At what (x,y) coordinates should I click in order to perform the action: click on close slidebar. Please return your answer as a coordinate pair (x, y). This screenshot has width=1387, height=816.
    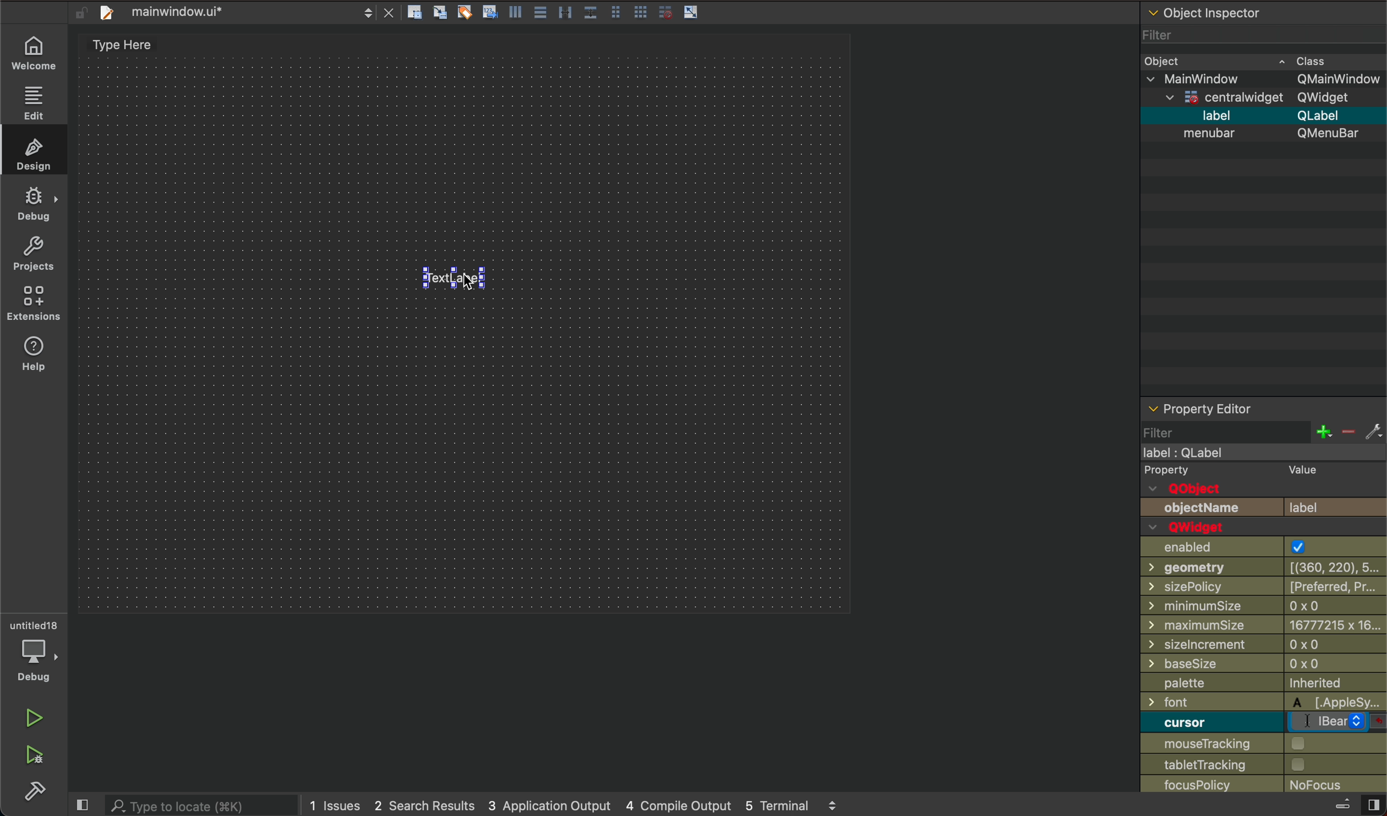
    Looking at the image, I should click on (1353, 804).